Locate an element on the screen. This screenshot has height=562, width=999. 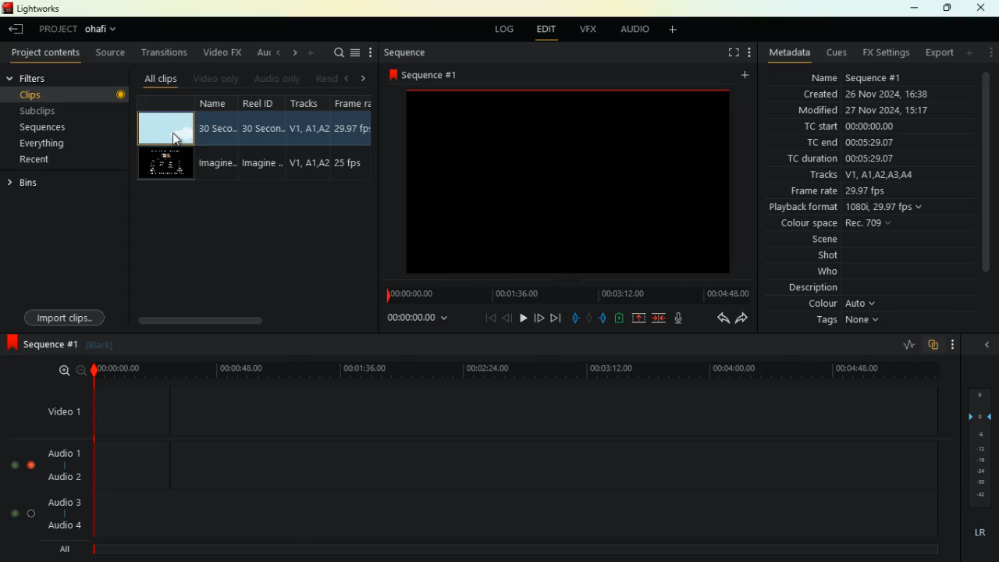
more is located at coordinates (748, 54).